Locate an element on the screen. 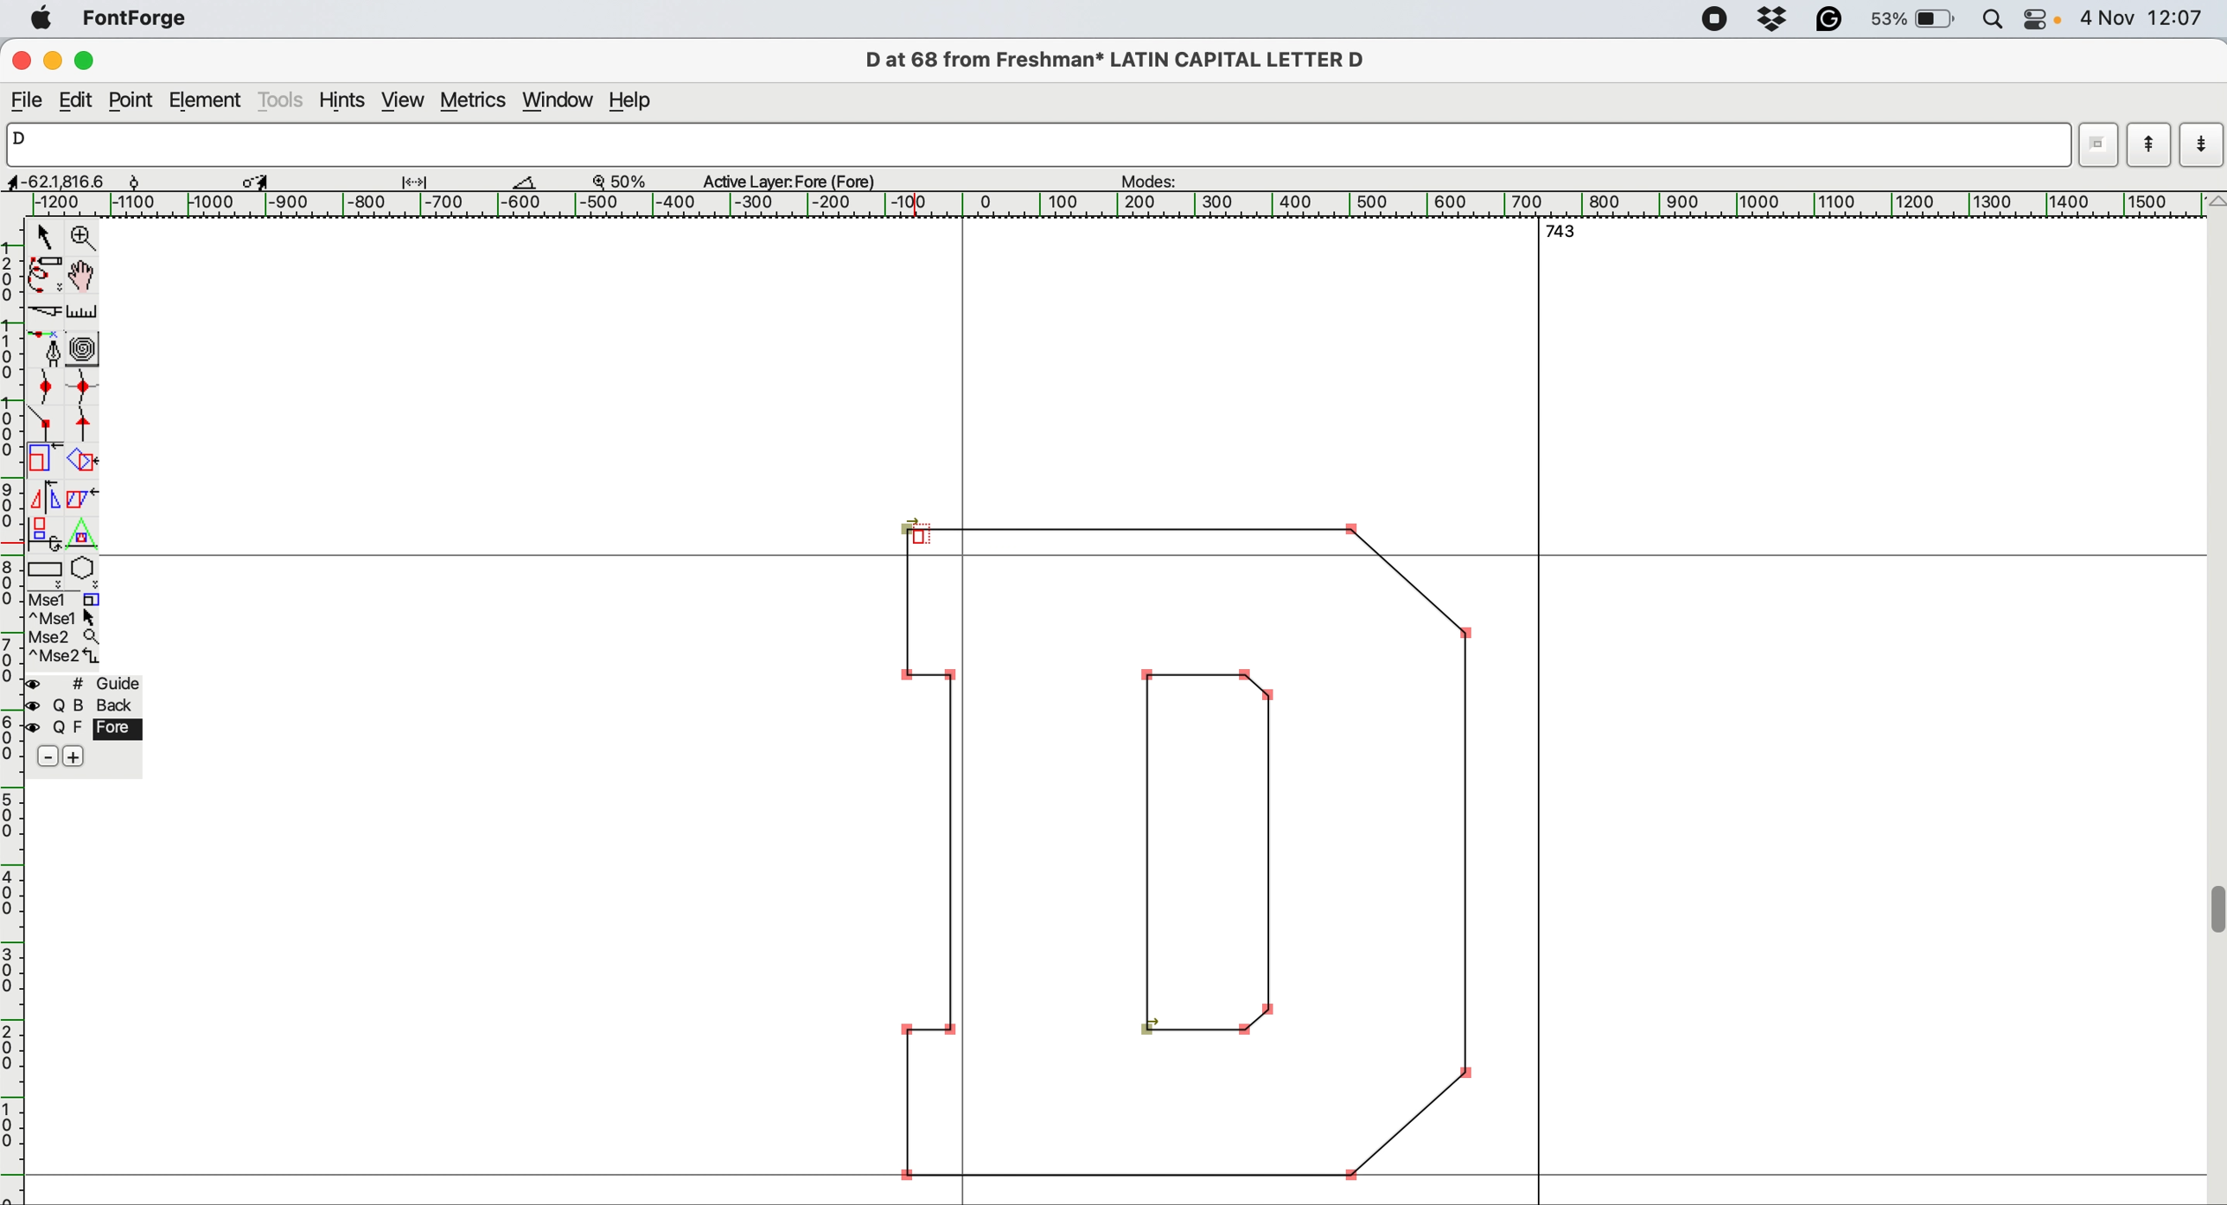  zoom detail is located at coordinates (613, 181).